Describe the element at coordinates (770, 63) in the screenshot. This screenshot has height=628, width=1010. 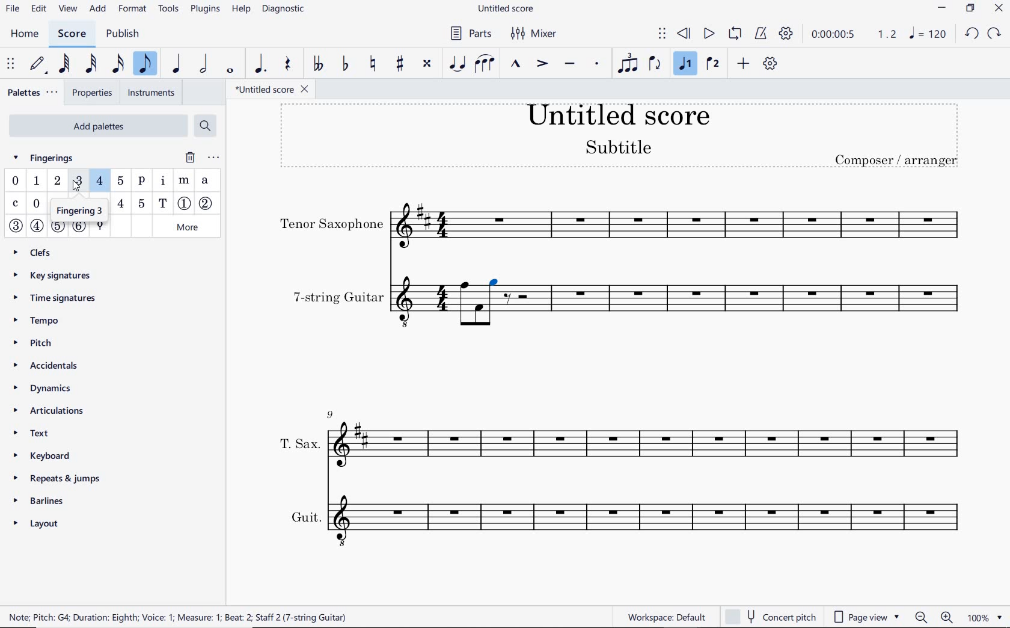
I see `CUSTOMIZE TOOLBAR` at that location.